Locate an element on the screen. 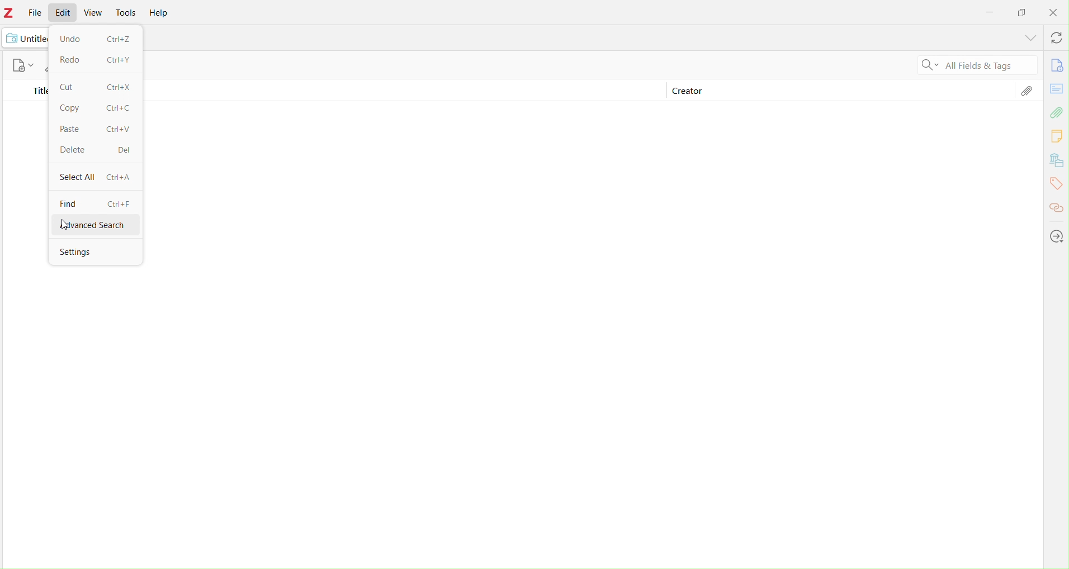  Crtl is located at coordinates (98, 87).